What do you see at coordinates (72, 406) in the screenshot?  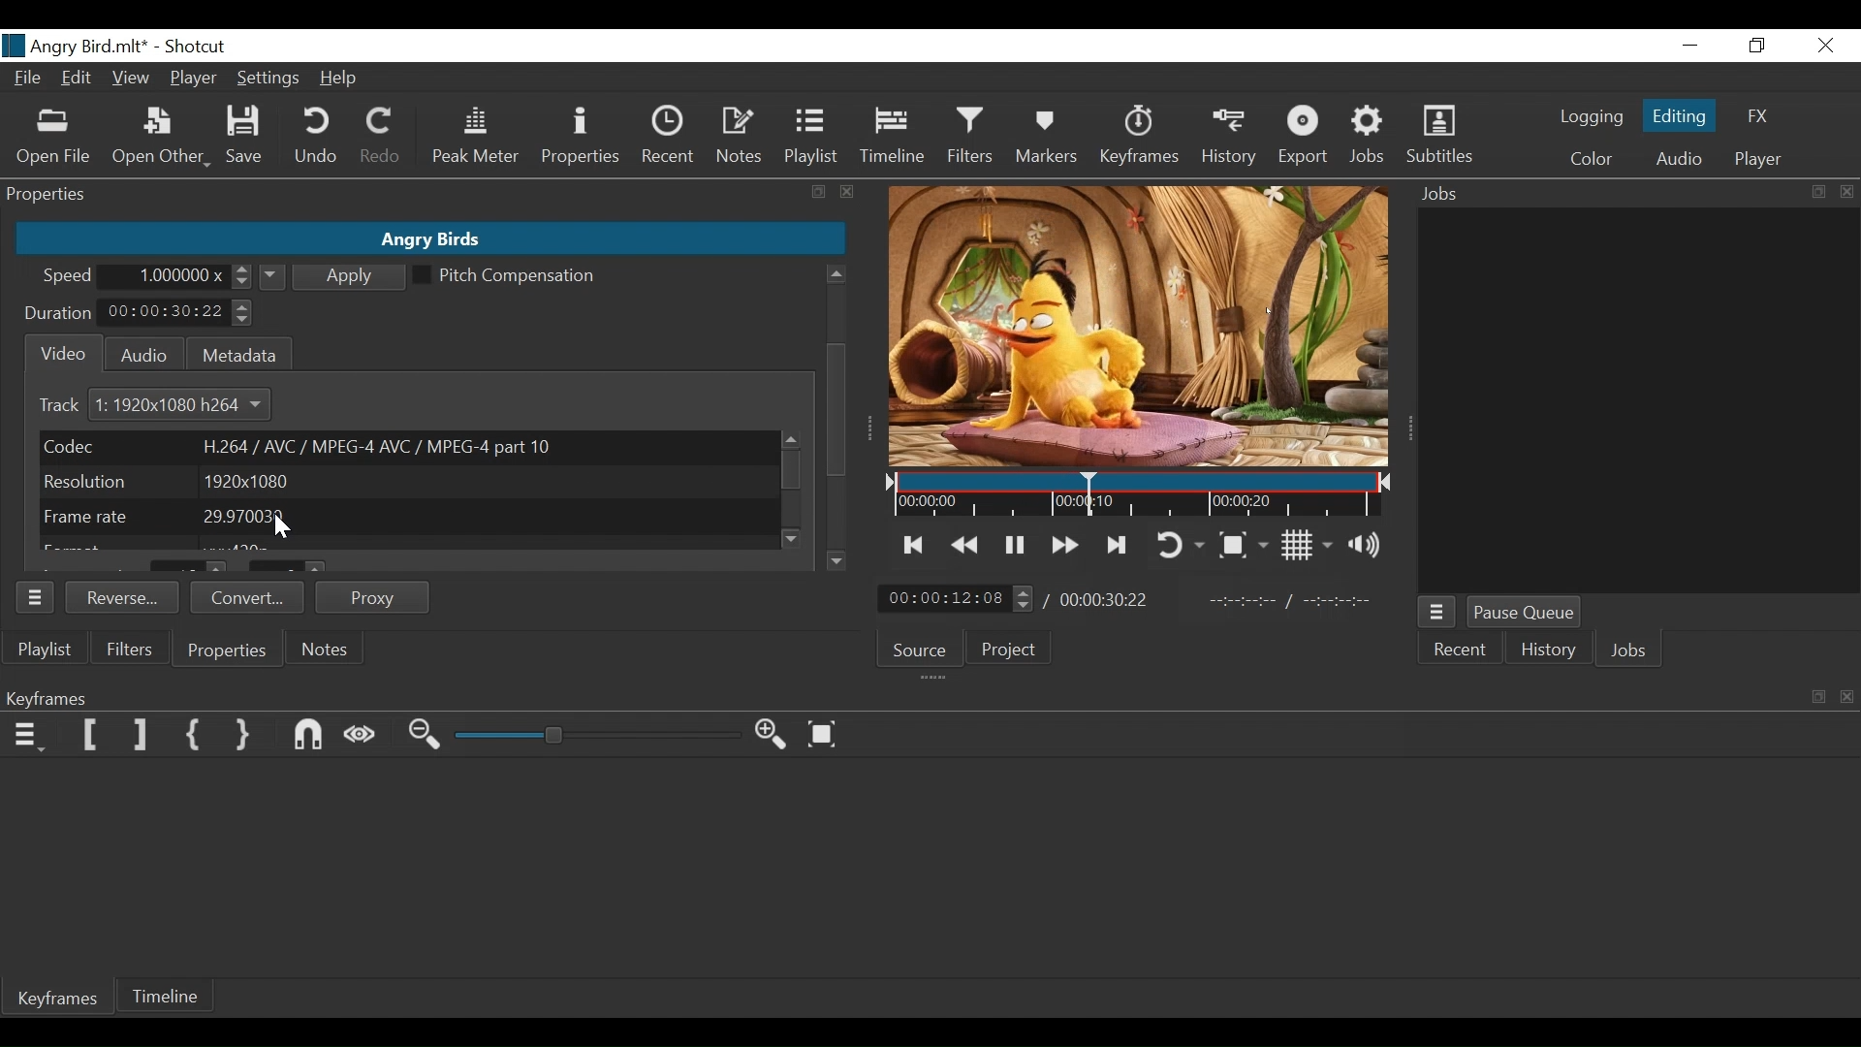 I see `Track 1` at bounding box center [72, 406].